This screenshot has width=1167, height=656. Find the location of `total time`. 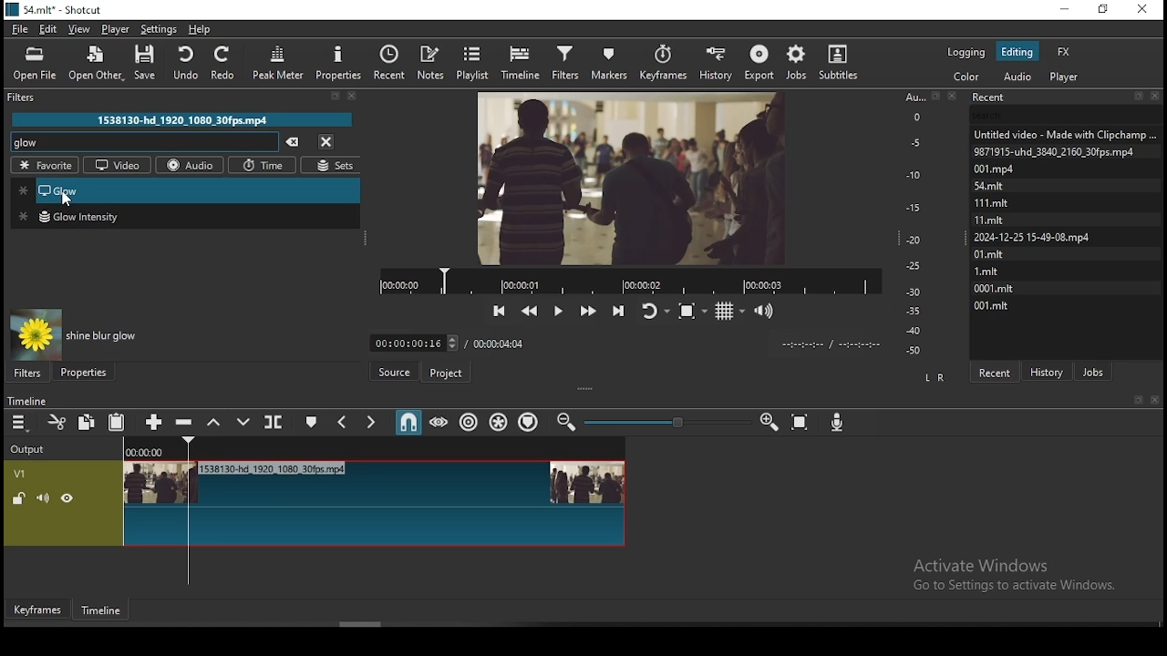

total time is located at coordinates (500, 343).